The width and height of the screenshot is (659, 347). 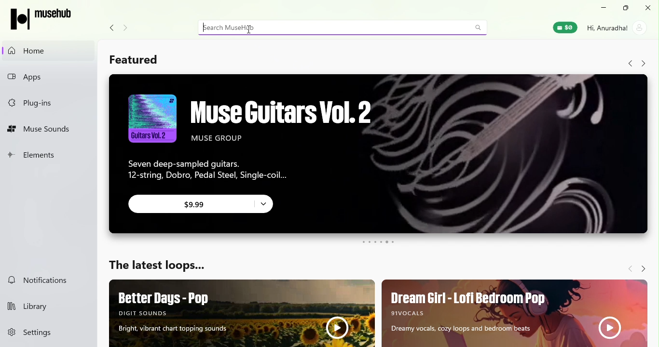 What do you see at coordinates (43, 279) in the screenshot?
I see `Notifications` at bounding box center [43, 279].